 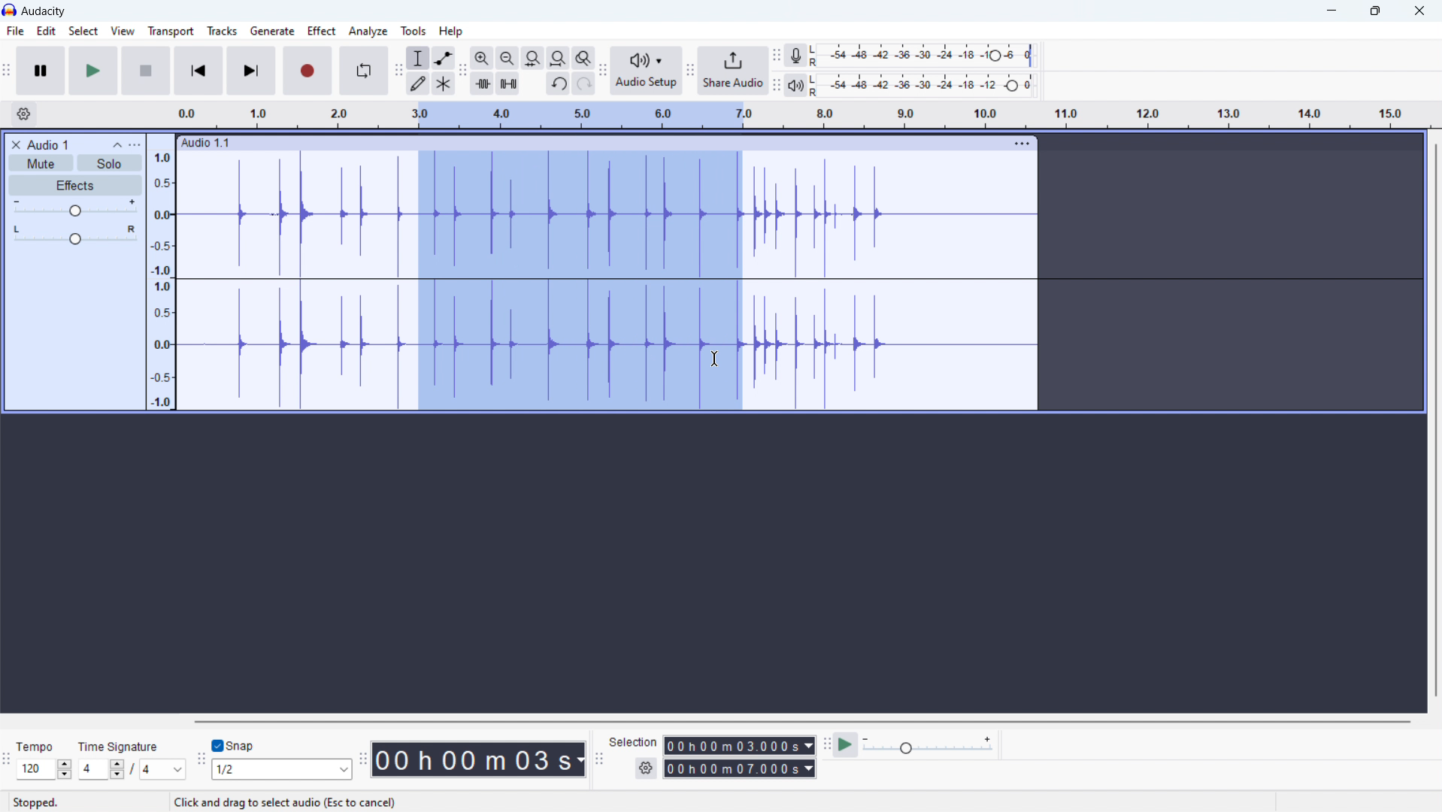 I want to click on selection toolbar, so click(x=598, y=759).